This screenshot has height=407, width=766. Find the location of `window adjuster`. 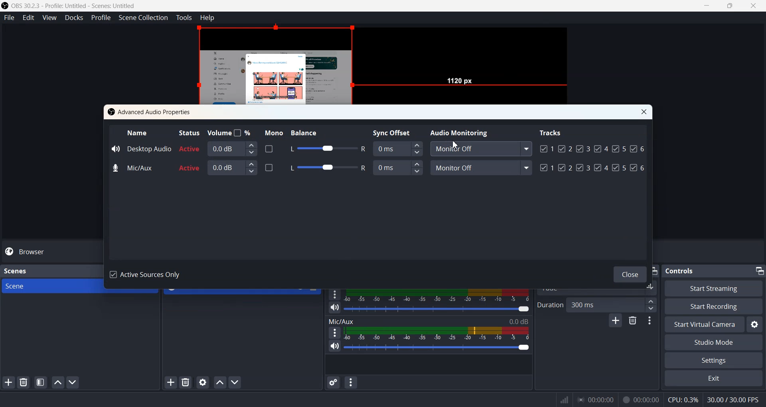

window adjuster is located at coordinates (651, 287).